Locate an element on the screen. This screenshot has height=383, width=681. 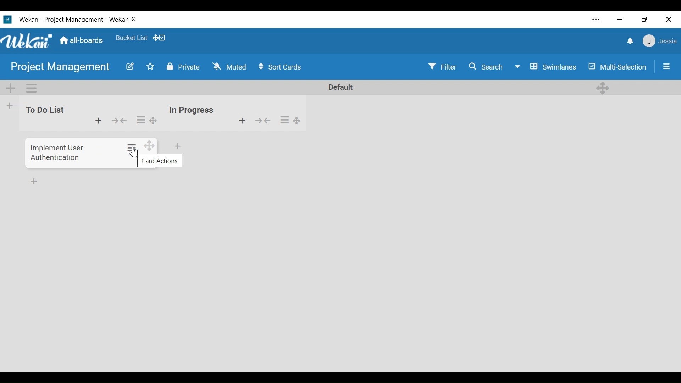
add card to the top of the list is located at coordinates (241, 121).